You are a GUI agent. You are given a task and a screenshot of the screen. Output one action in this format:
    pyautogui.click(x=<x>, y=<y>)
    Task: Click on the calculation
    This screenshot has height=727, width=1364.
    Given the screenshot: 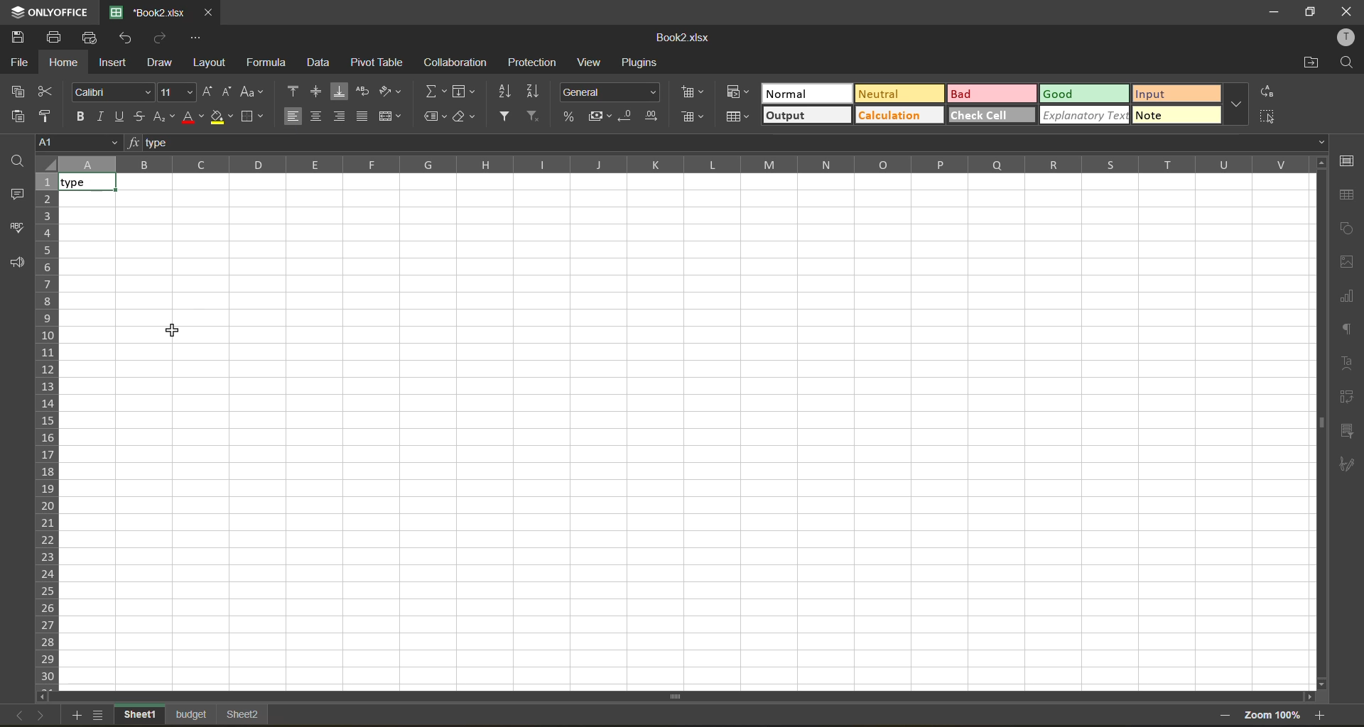 What is the action you would take?
    pyautogui.click(x=898, y=114)
    